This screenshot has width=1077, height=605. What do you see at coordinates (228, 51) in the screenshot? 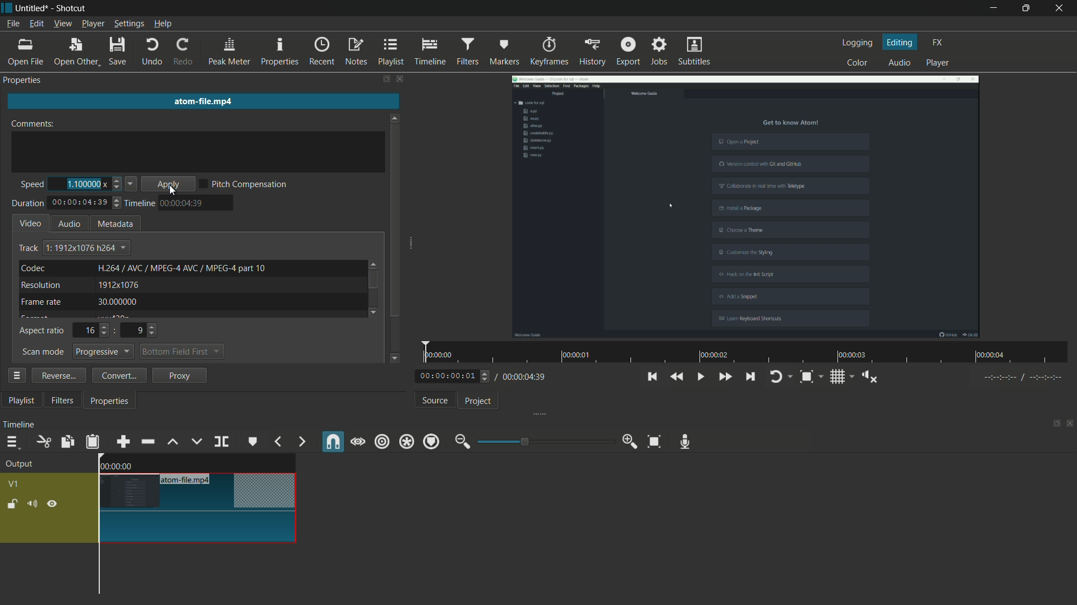
I see `peak meter` at bounding box center [228, 51].